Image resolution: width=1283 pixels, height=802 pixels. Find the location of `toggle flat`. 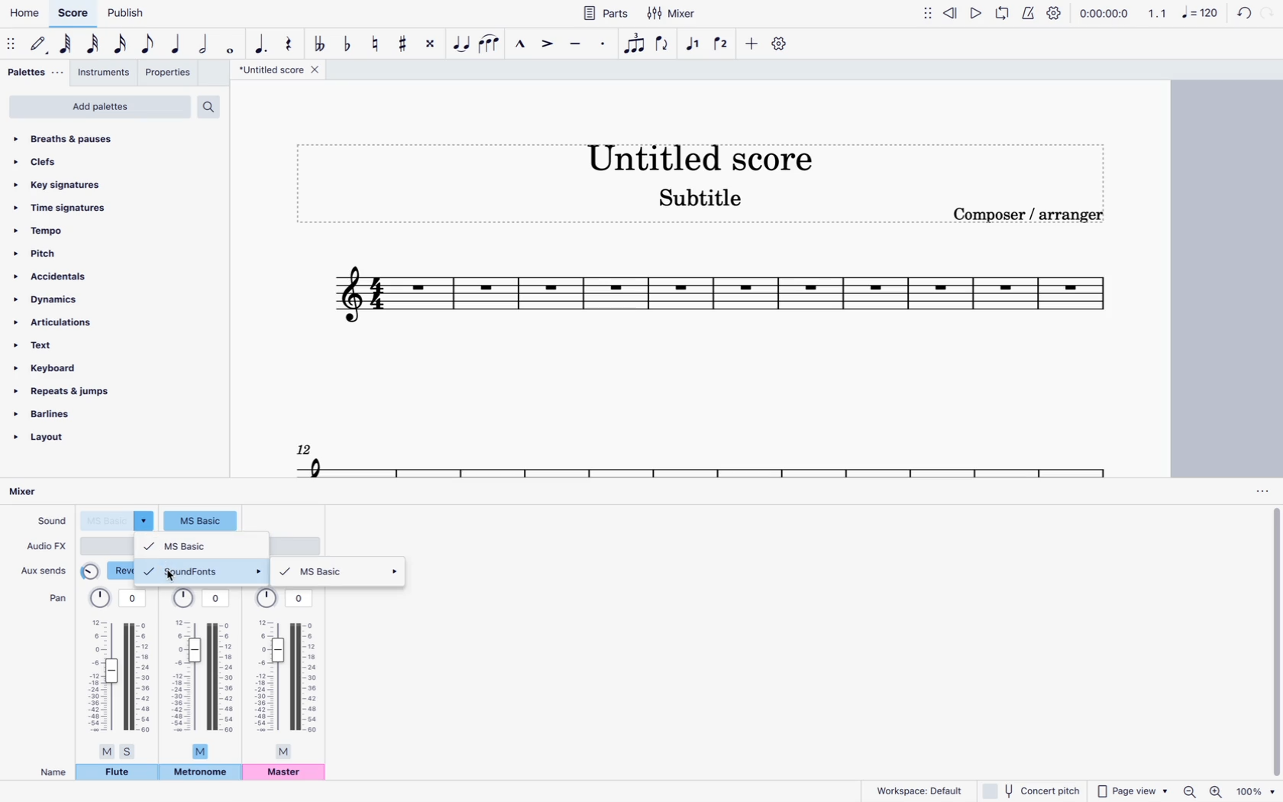

toggle flat is located at coordinates (347, 43).